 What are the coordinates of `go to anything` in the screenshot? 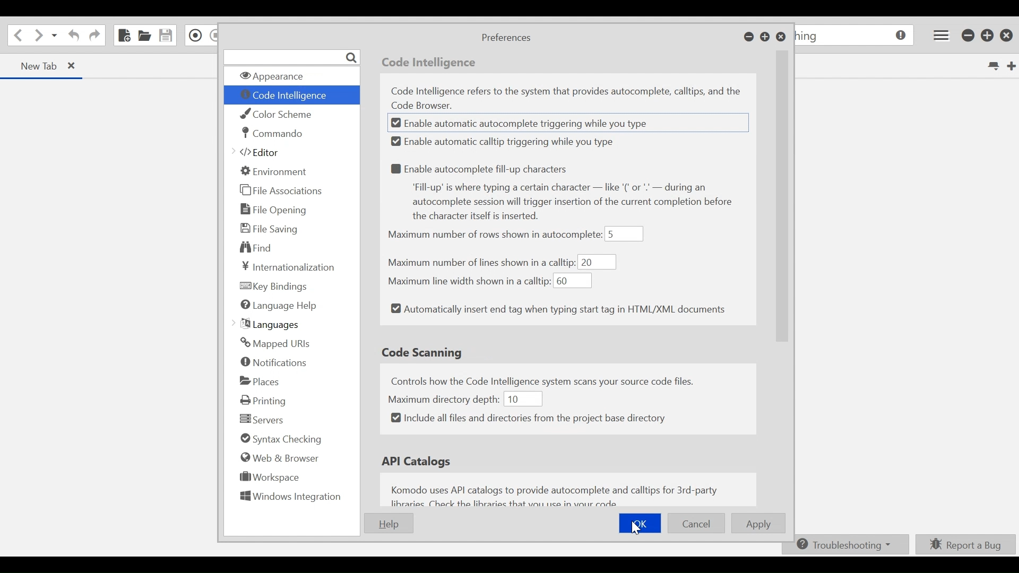 It's located at (856, 37).